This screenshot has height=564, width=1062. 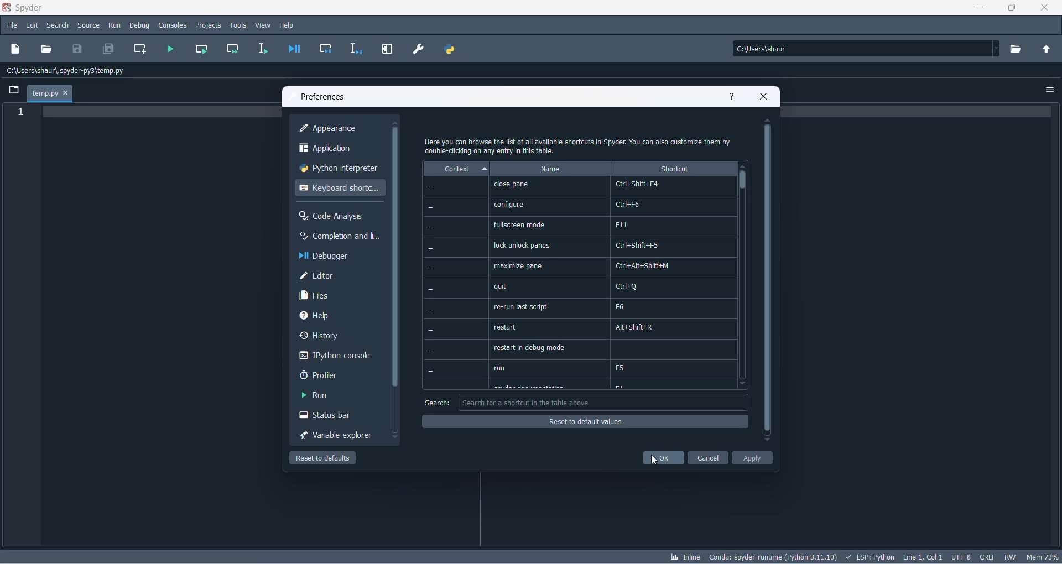 I want to click on run current cell, so click(x=201, y=48).